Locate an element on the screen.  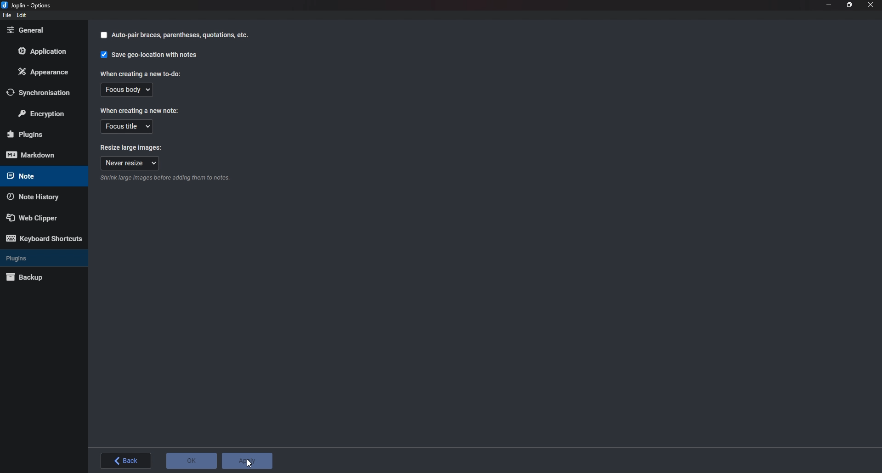
Web Clipper is located at coordinates (41, 217).